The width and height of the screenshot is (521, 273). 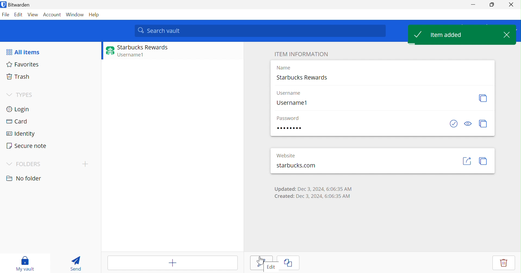 I want to click on Account, so click(x=53, y=15).